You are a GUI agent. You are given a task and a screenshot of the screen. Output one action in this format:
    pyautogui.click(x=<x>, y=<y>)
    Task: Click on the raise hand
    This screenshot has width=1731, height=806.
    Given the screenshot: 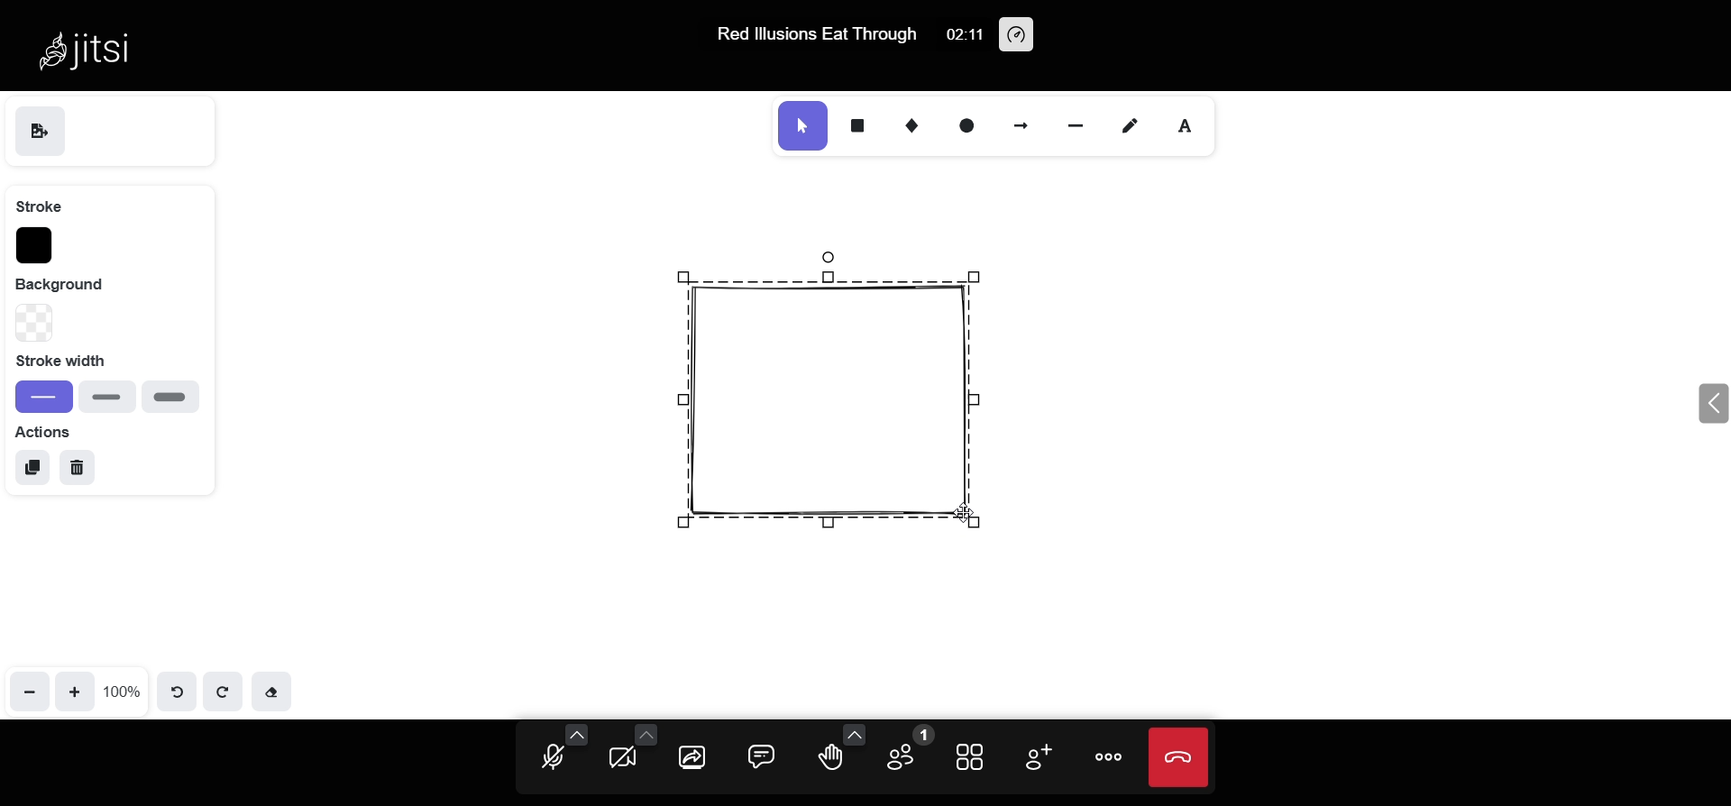 What is the action you would take?
    pyautogui.click(x=829, y=759)
    